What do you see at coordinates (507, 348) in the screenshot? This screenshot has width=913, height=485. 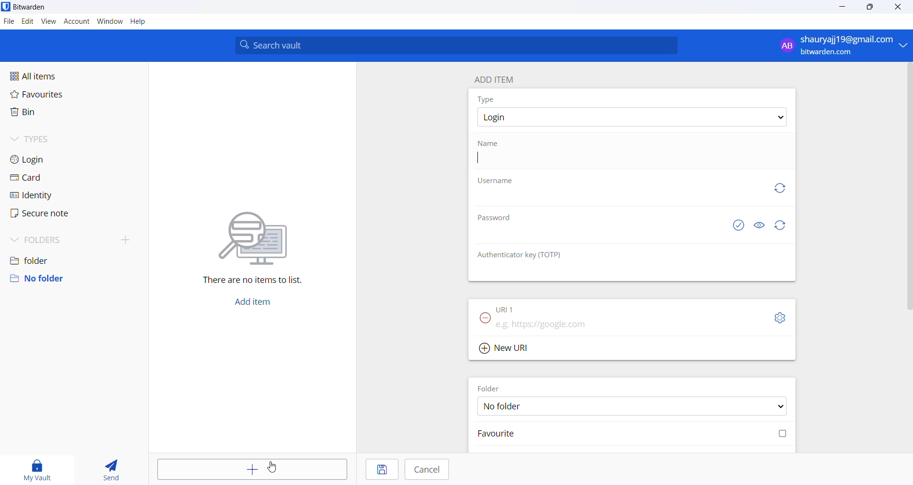 I see `Add new URL` at bounding box center [507, 348].